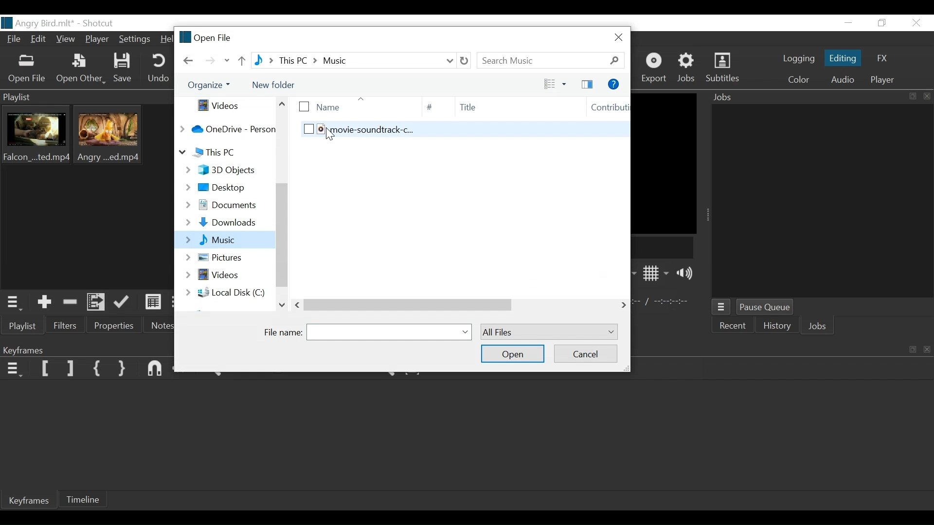 The height and width of the screenshot is (525, 934). I want to click on Jobs , so click(688, 68).